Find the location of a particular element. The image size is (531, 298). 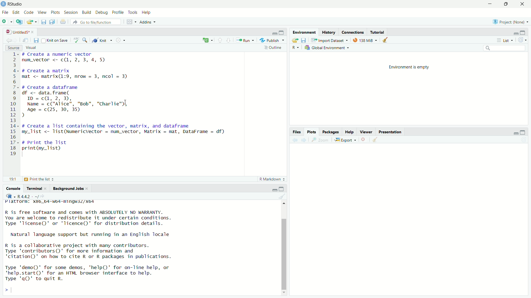

138 MiB ~ is located at coordinates (366, 40).